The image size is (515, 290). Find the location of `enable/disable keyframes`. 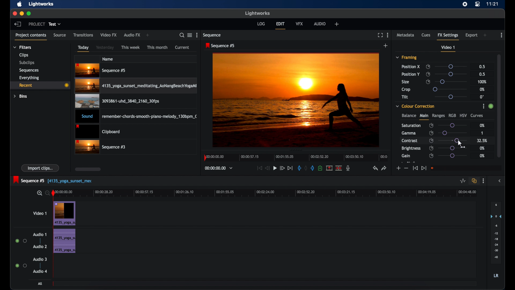

enable/disable keyframes is located at coordinates (428, 67).